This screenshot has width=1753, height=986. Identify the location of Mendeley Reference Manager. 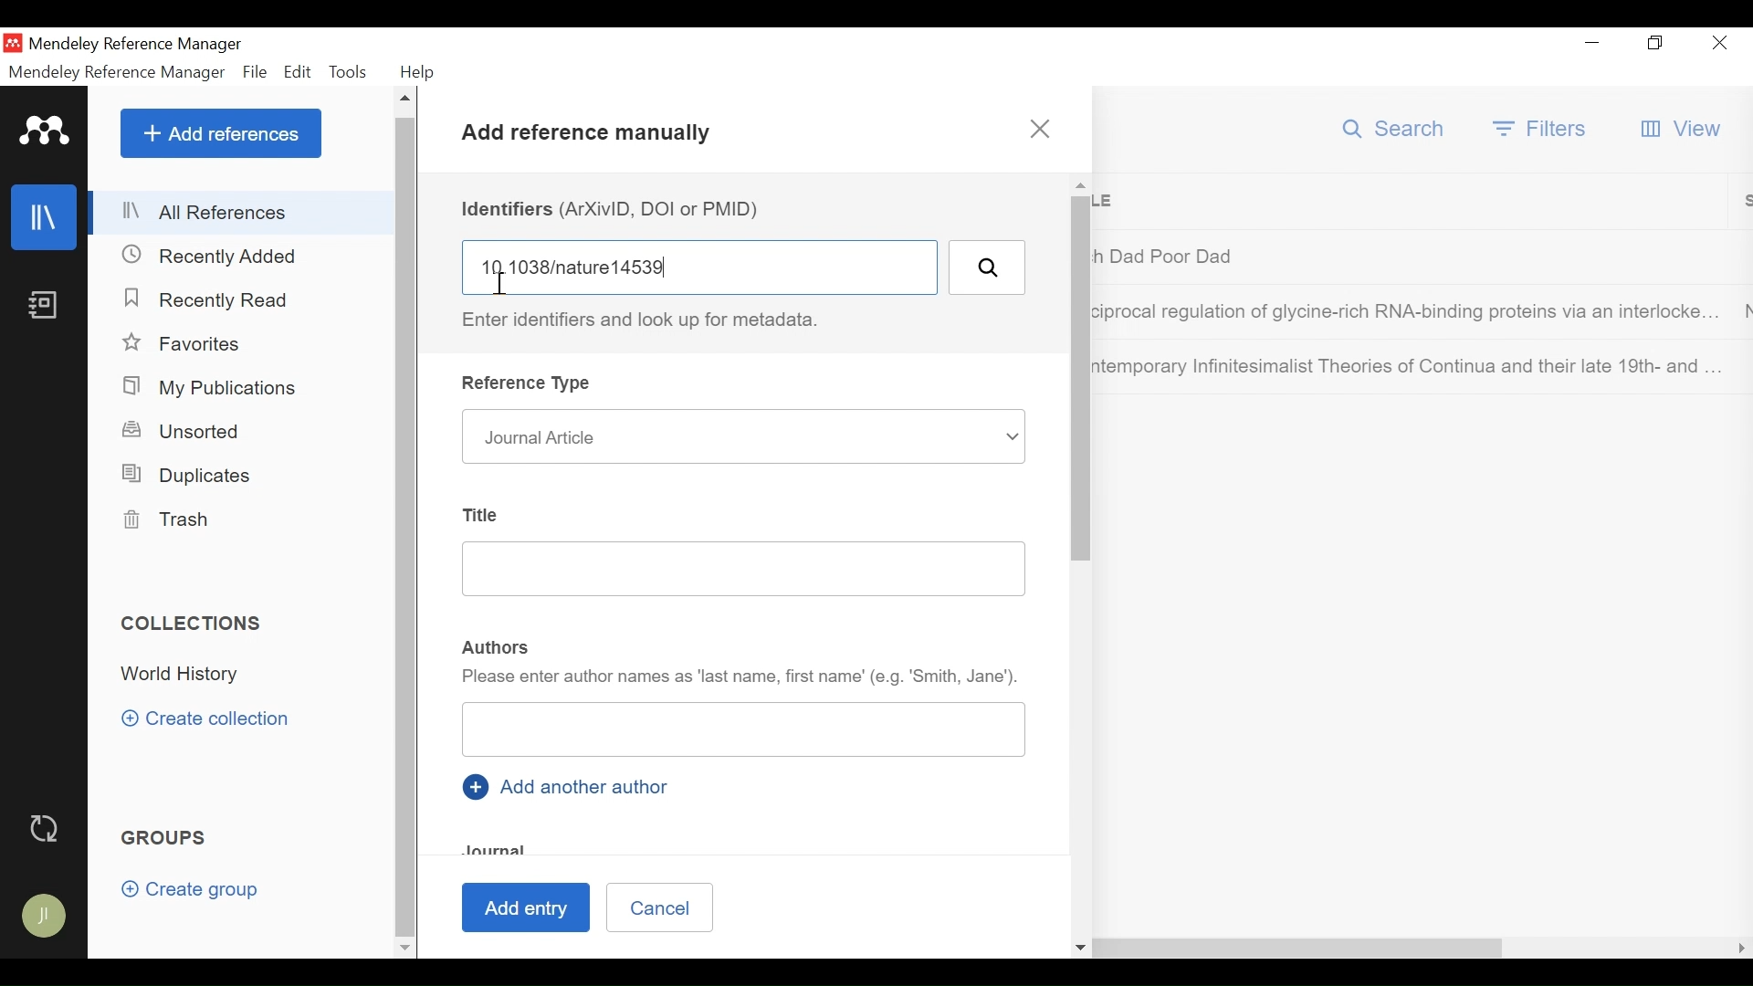
(142, 43).